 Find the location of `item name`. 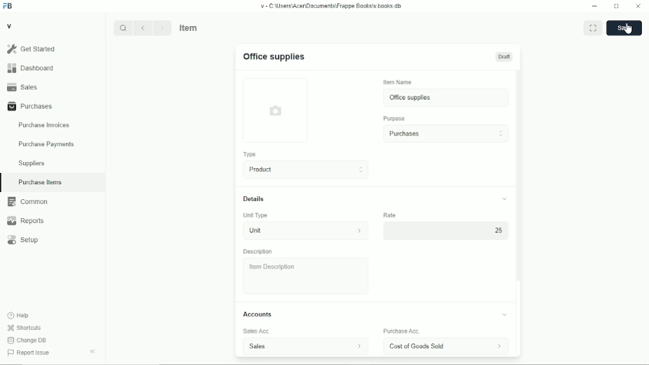

item name is located at coordinates (398, 82).